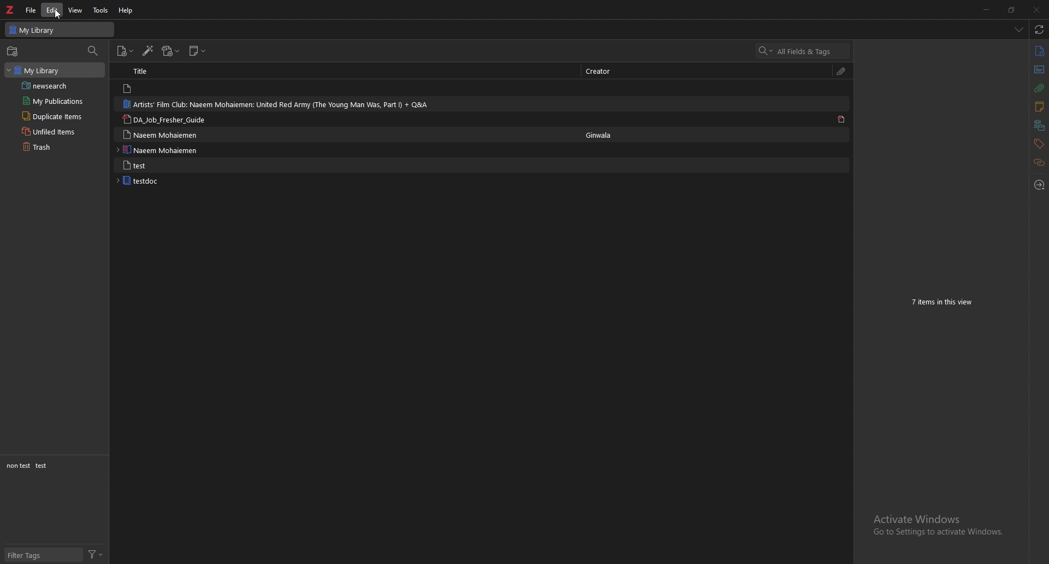  What do you see at coordinates (126, 51) in the screenshot?
I see `new item` at bounding box center [126, 51].